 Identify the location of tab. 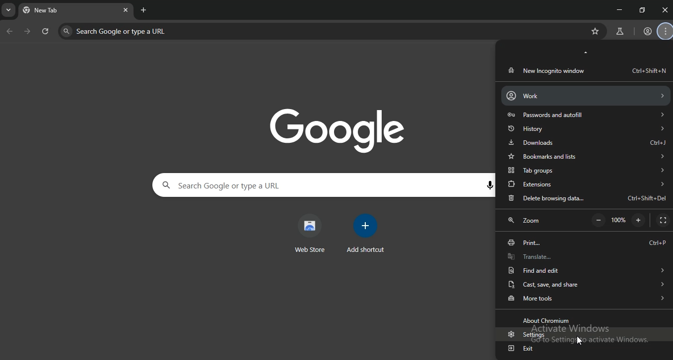
(56, 11).